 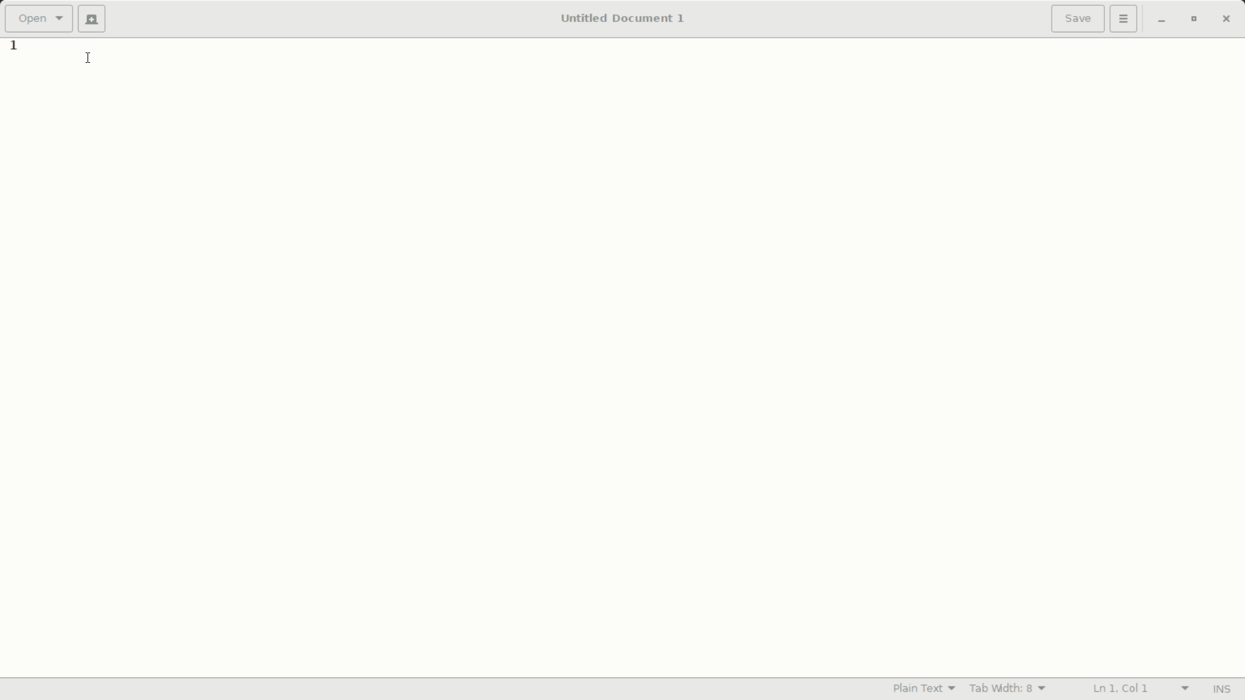 I want to click on Text Entry Pane, so click(x=643, y=357).